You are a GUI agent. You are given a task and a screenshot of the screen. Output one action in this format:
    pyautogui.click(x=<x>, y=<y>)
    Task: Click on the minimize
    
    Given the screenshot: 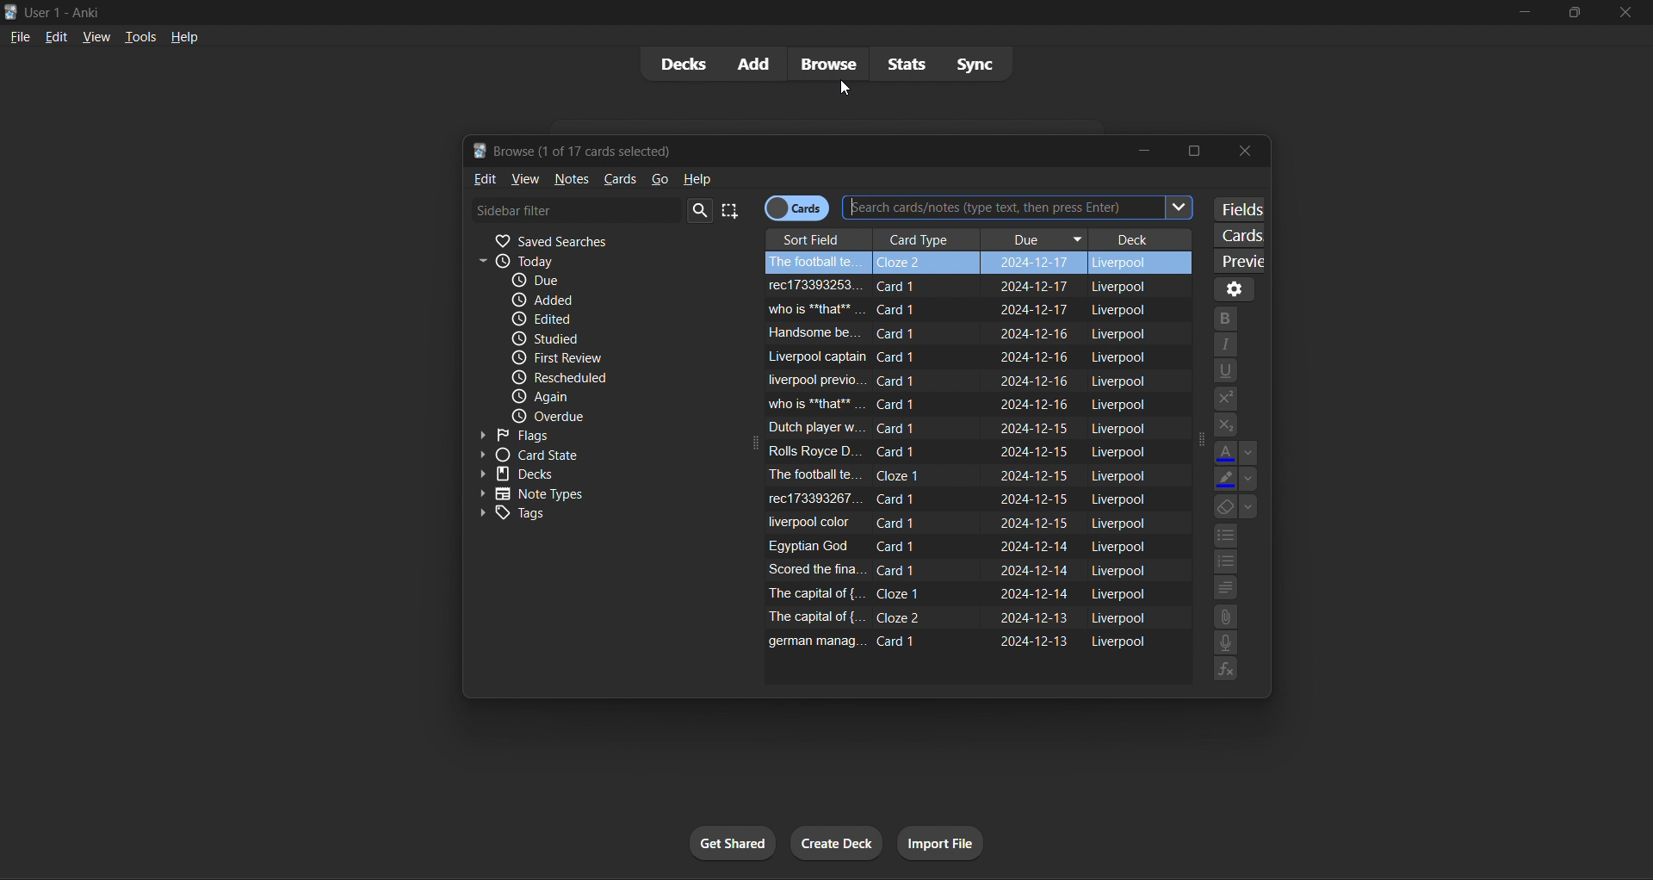 What is the action you would take?
    pyautogui.click(x=1155, y=150)
    